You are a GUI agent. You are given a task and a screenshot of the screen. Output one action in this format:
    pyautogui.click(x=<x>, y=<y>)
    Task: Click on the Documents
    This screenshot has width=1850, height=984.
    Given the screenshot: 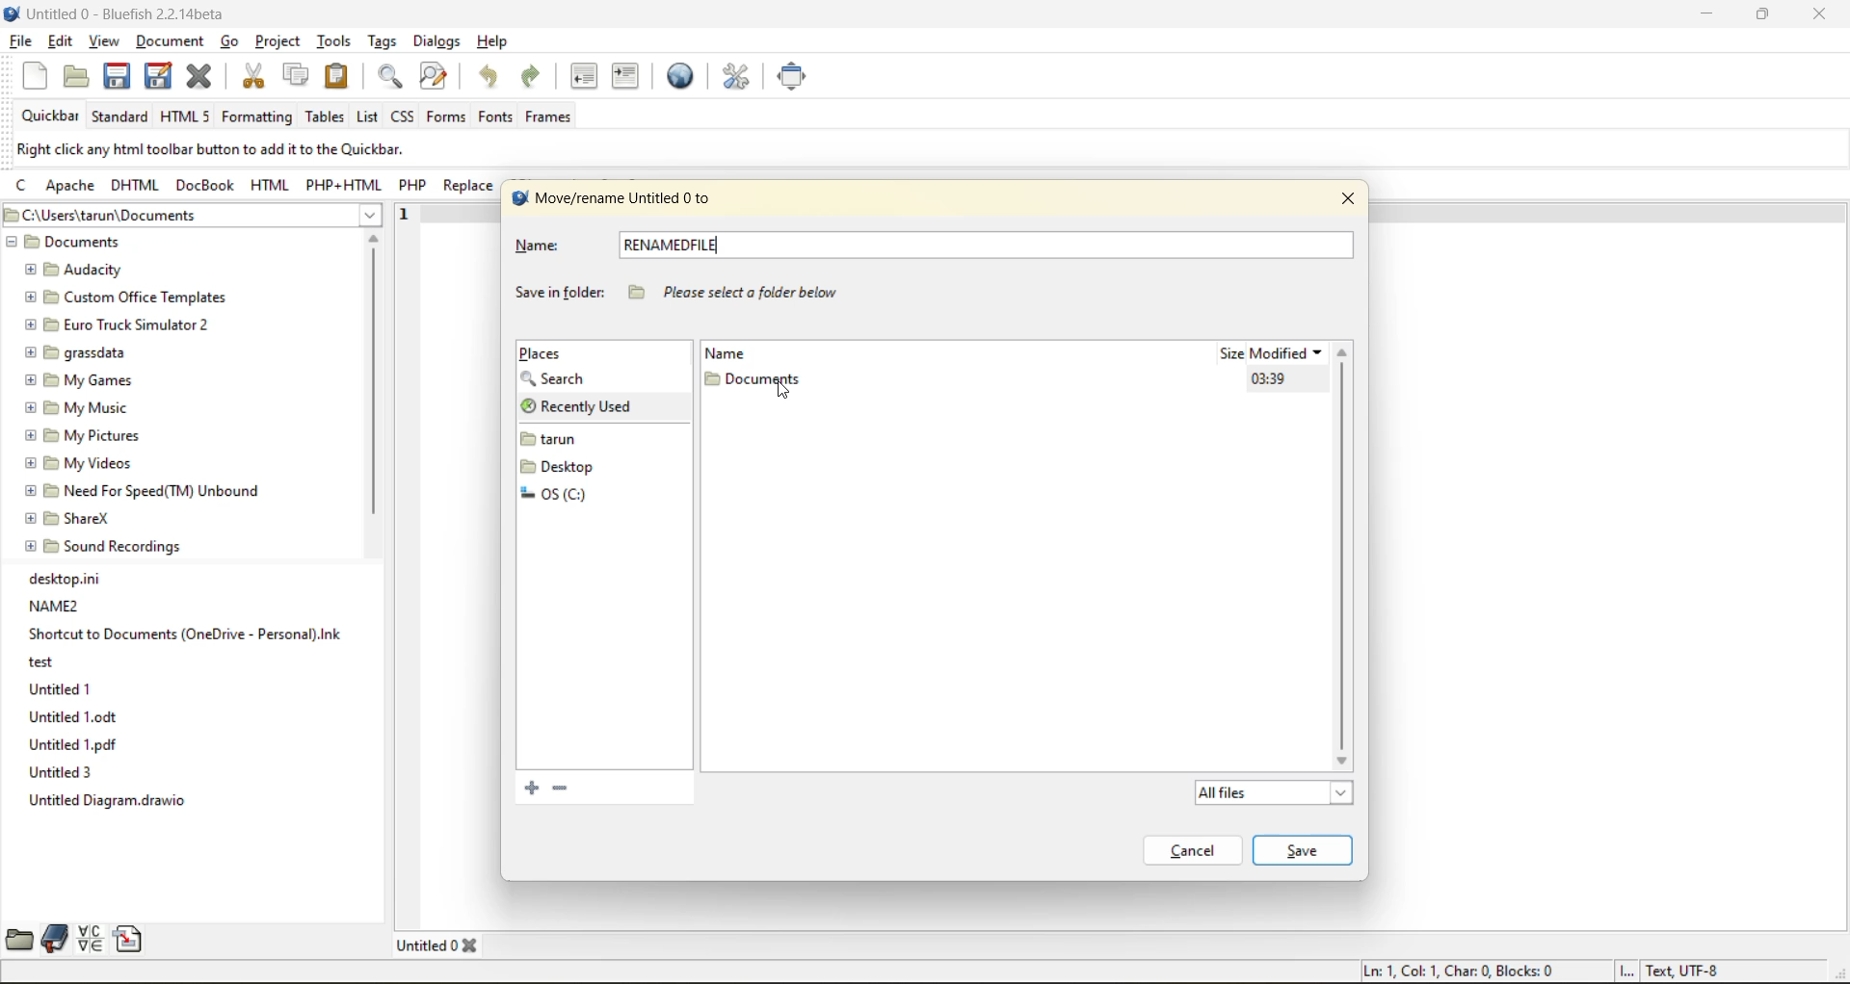 What is the action you would take?
    pyautogui.click(x=73, y=243)
    